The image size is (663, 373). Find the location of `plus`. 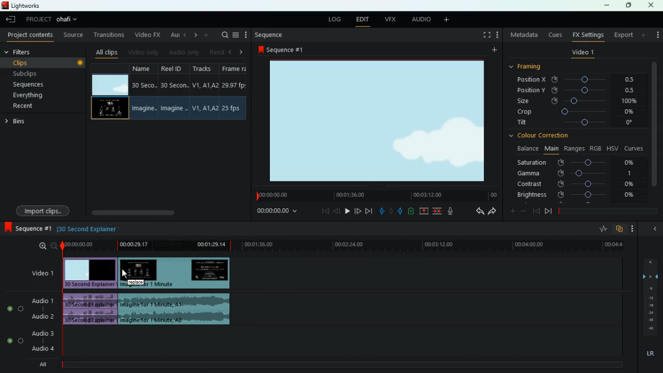

plus is located at coordinates (511, 212).